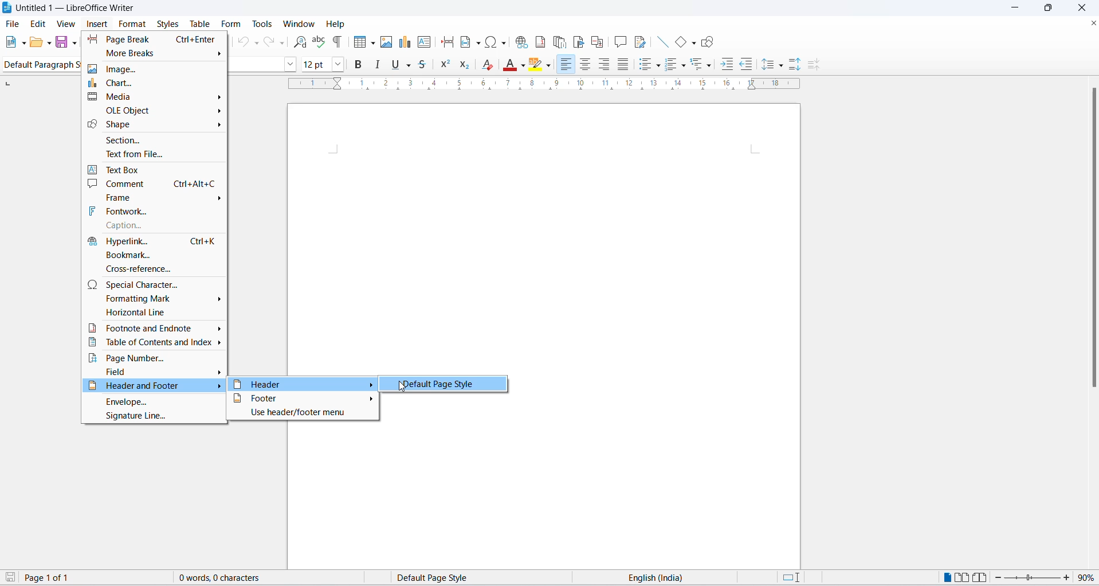  What do you see at coordinates (598, 40) in the screenshot?
I see `insert cross-reference` at bounding box center [598, 40].